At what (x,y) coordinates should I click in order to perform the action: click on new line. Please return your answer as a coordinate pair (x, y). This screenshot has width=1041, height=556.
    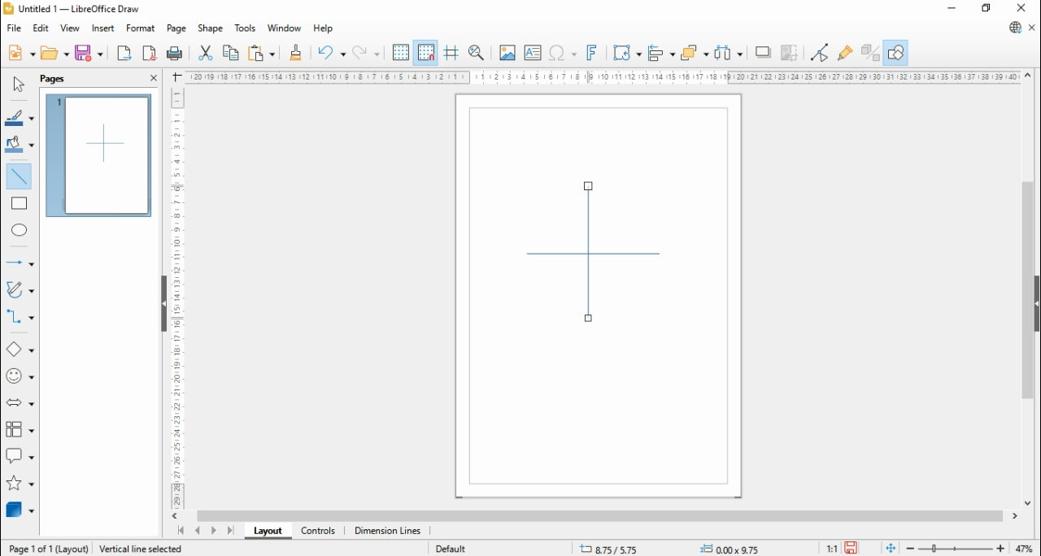
    Looking at the image, I should click on (590, 252).